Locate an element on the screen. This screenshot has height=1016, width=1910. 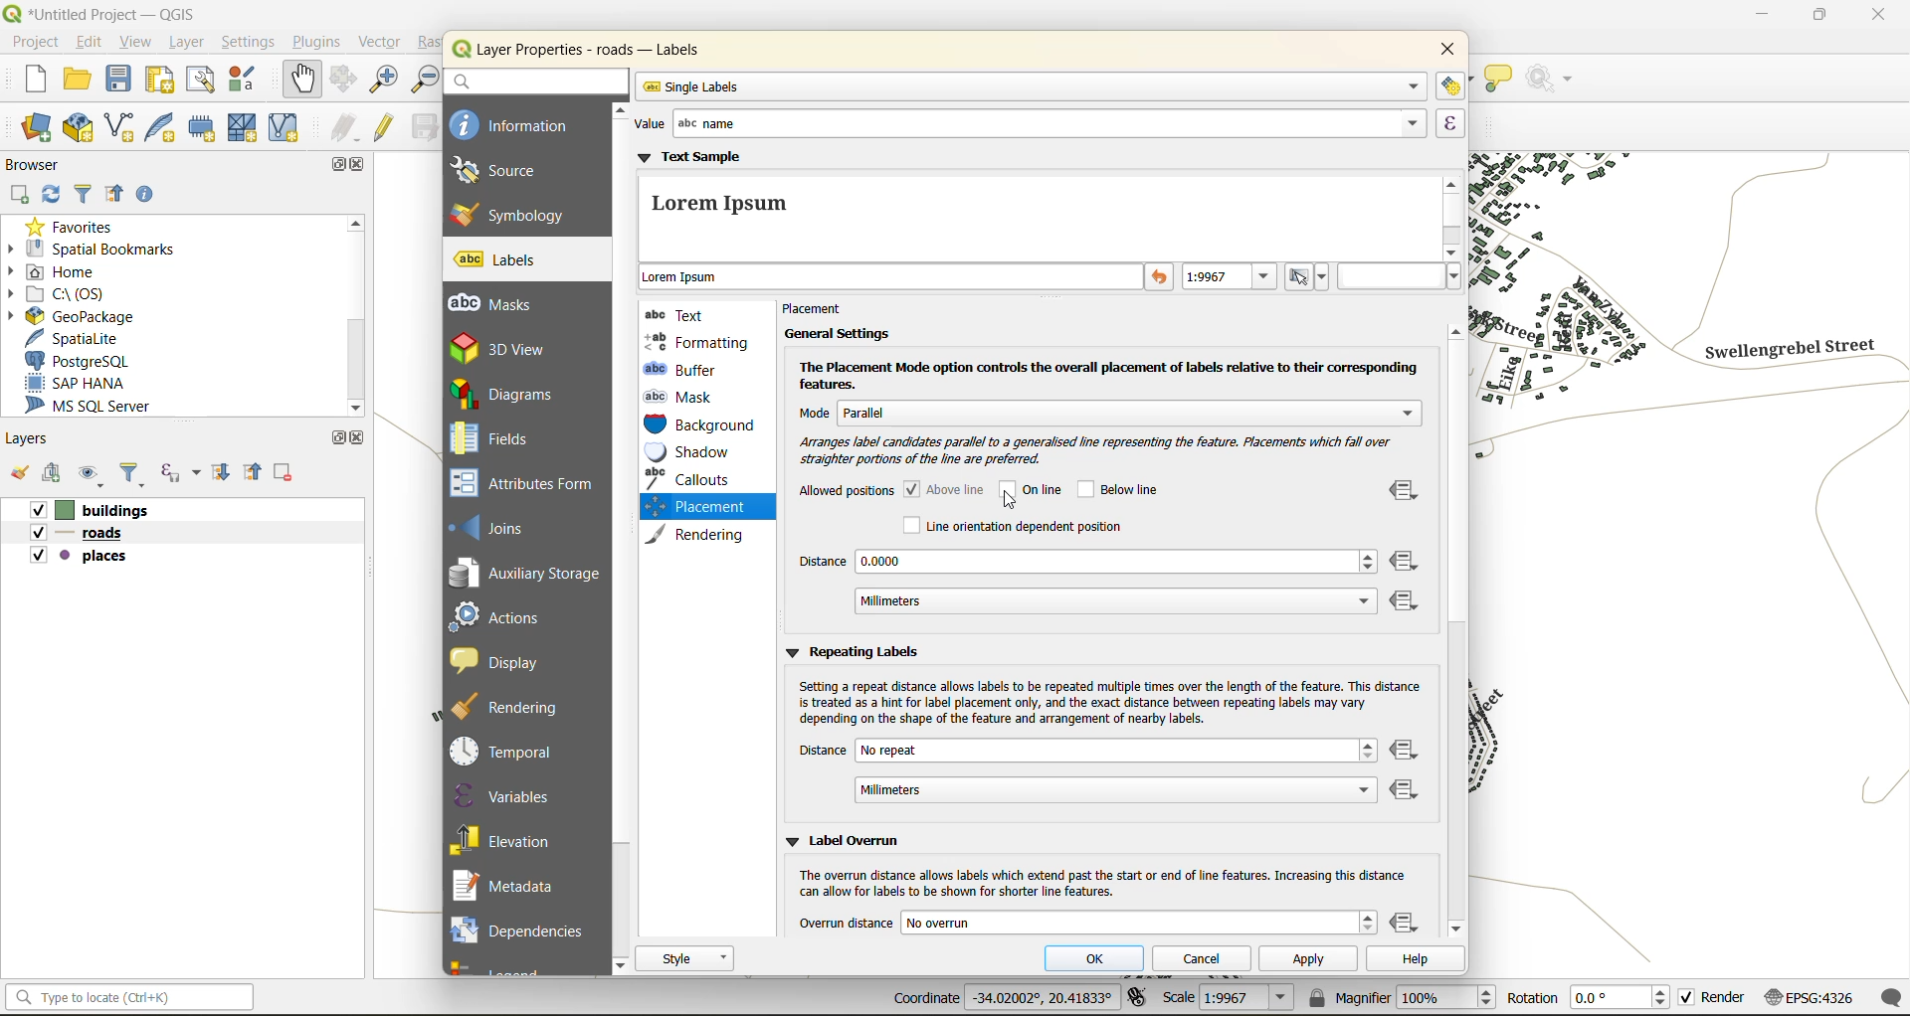
set to current scale is located at coordinates (1308, 277).